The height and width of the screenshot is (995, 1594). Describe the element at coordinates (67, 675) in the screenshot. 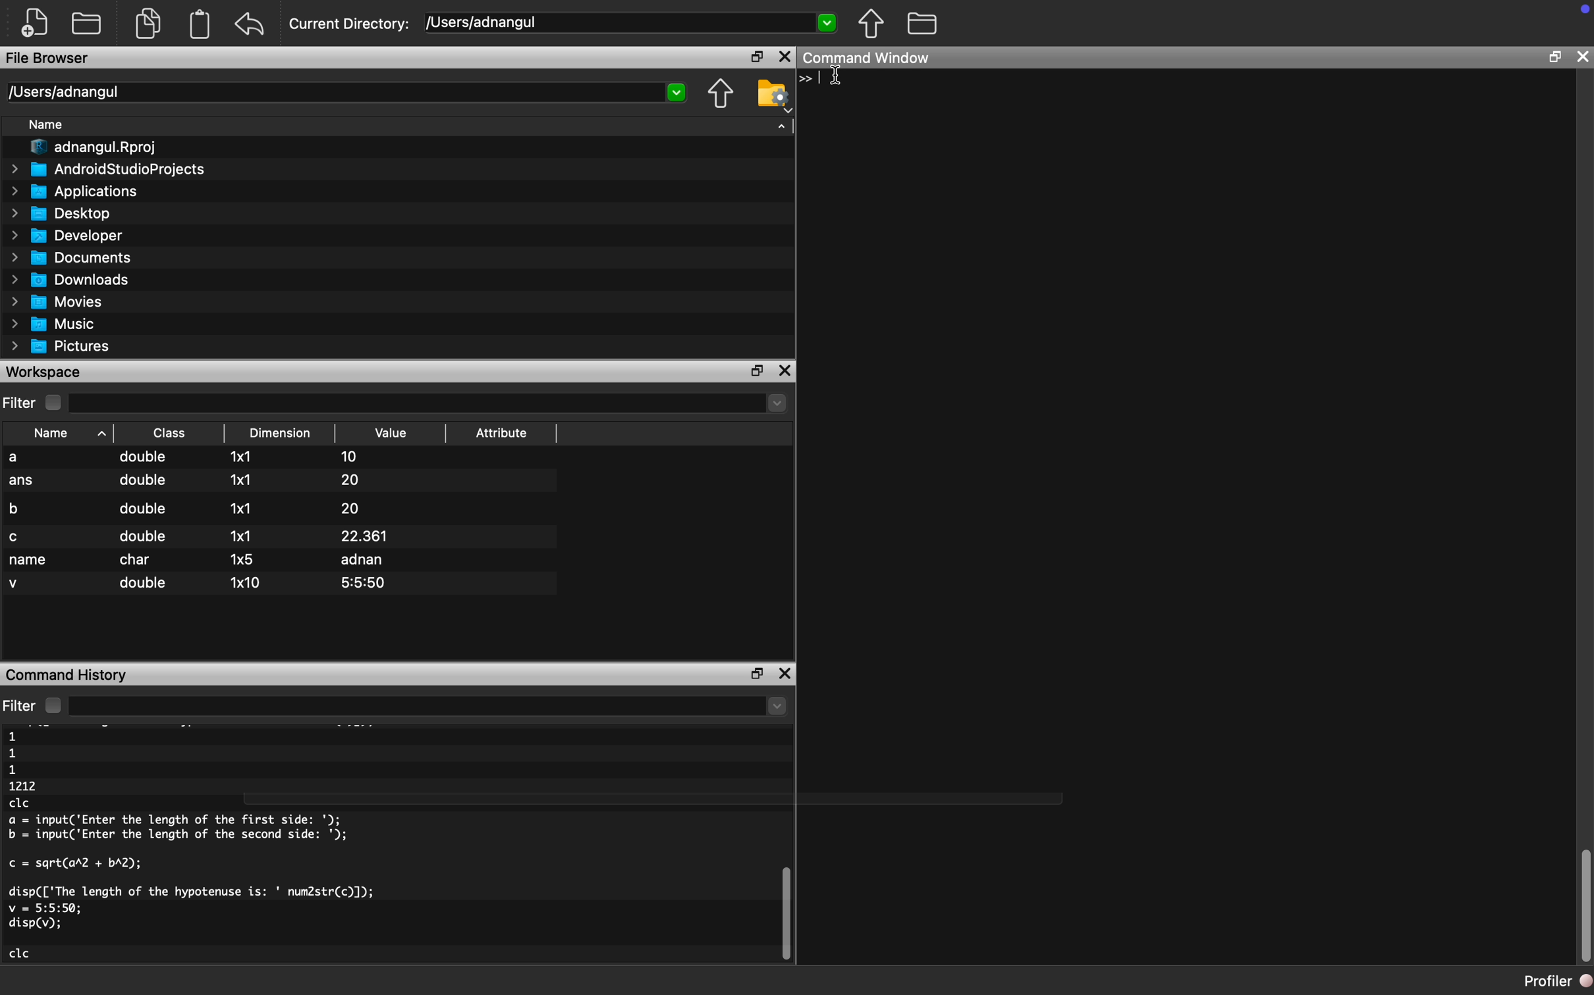

I see `Command History` at that location.